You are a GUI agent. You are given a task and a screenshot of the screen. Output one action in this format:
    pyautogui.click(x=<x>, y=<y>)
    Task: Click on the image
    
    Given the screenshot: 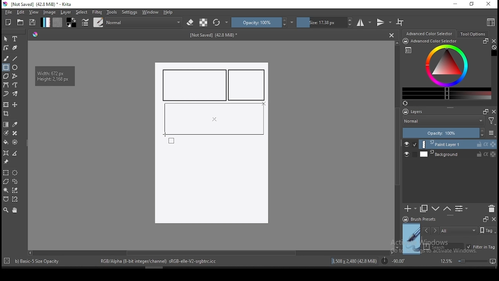 What is the action you would take?
    pyautogui.click(x=49, y=12)
    